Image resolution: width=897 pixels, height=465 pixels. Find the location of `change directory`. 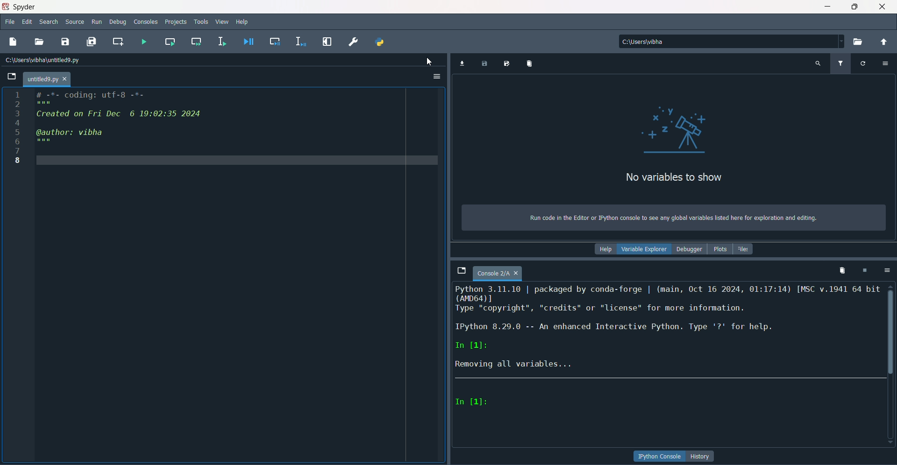

change directory is located at coordinates (883, 42).